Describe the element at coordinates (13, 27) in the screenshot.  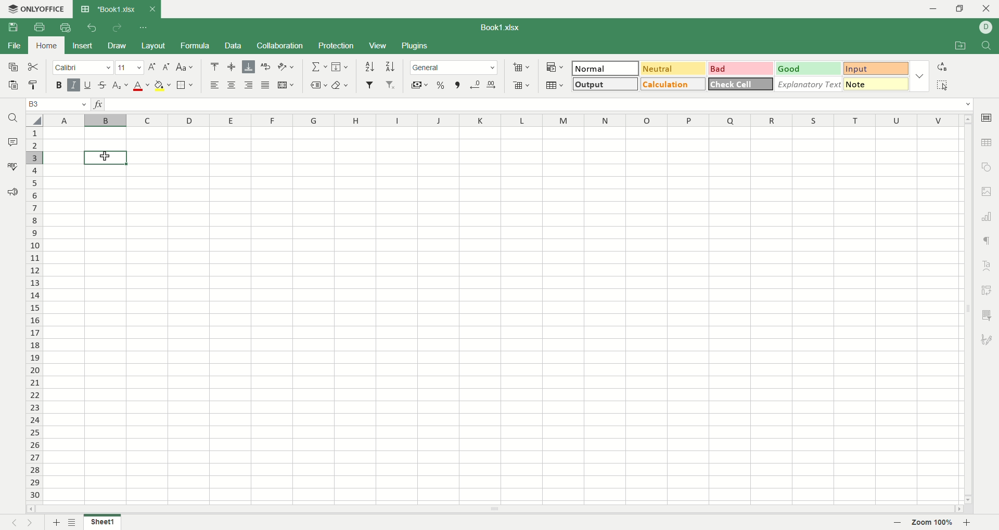
I see `save` at that location.